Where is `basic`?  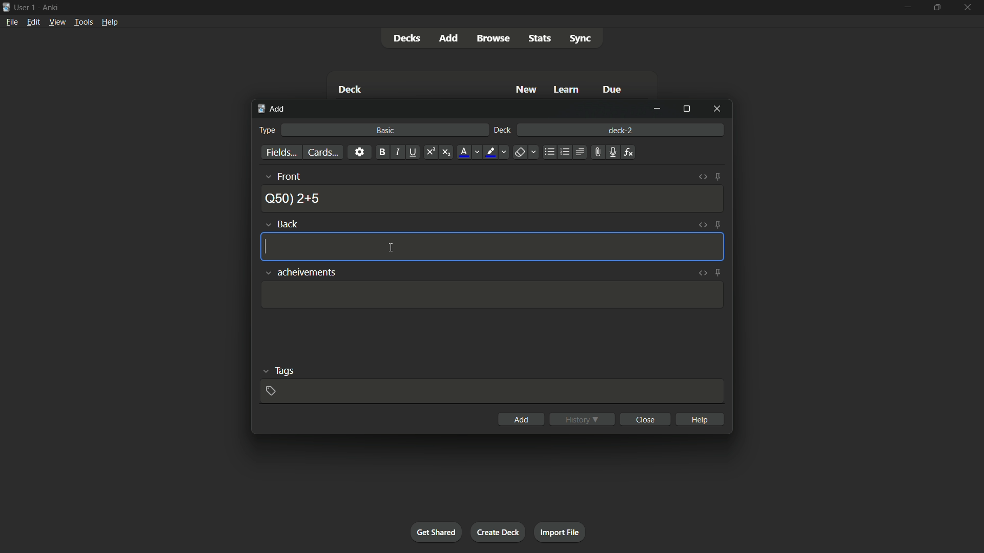
basic is located at coordinates (386, 130).